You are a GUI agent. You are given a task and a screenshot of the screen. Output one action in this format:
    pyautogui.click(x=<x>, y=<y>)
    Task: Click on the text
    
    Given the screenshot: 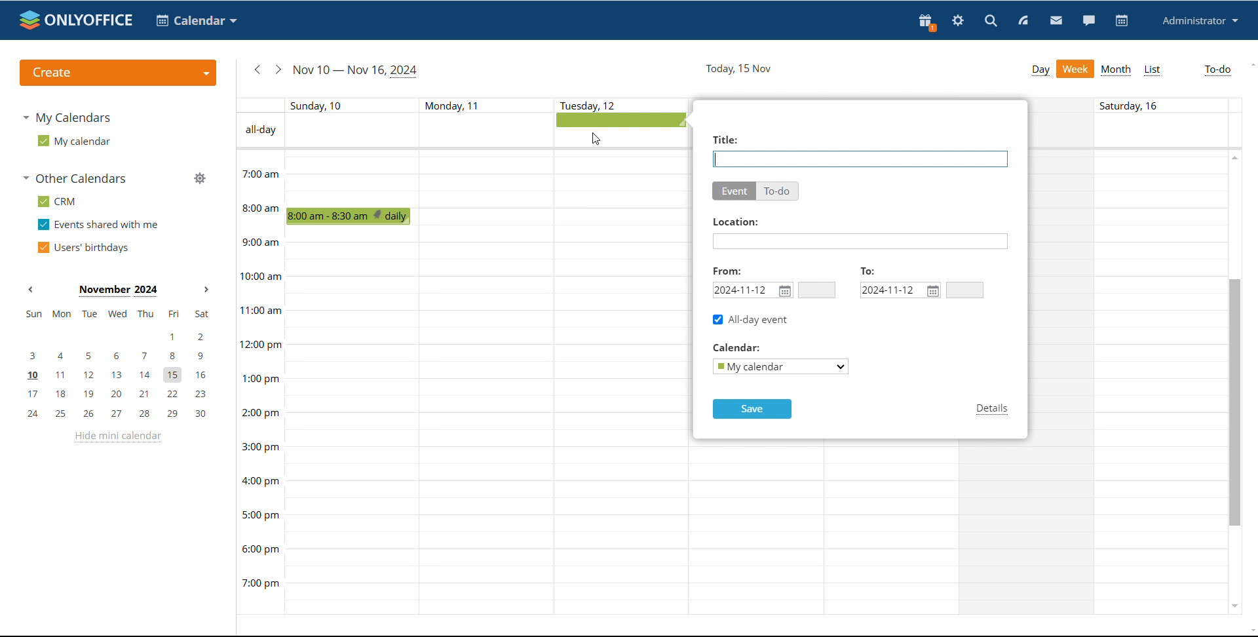 What is the action you would take?
    pyautogui.click(x=590, y=104)
    